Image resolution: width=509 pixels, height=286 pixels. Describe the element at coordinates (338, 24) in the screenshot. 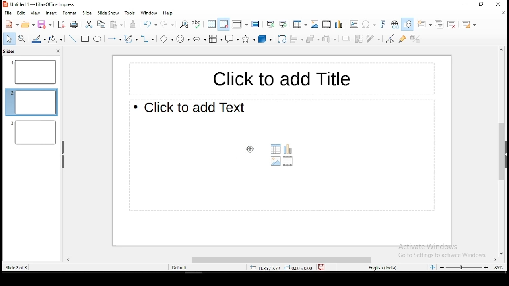

I see `insert chart` at that location.